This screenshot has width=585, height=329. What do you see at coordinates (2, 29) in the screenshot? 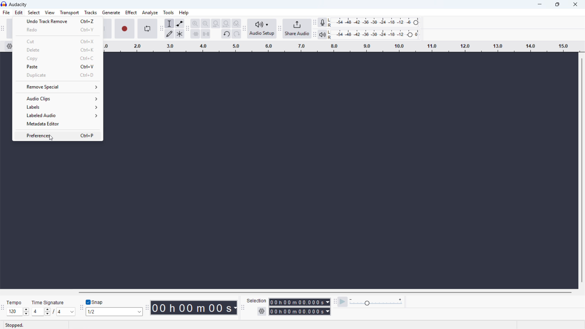
I see `transport toolbar` at bounding box center [2, 29].